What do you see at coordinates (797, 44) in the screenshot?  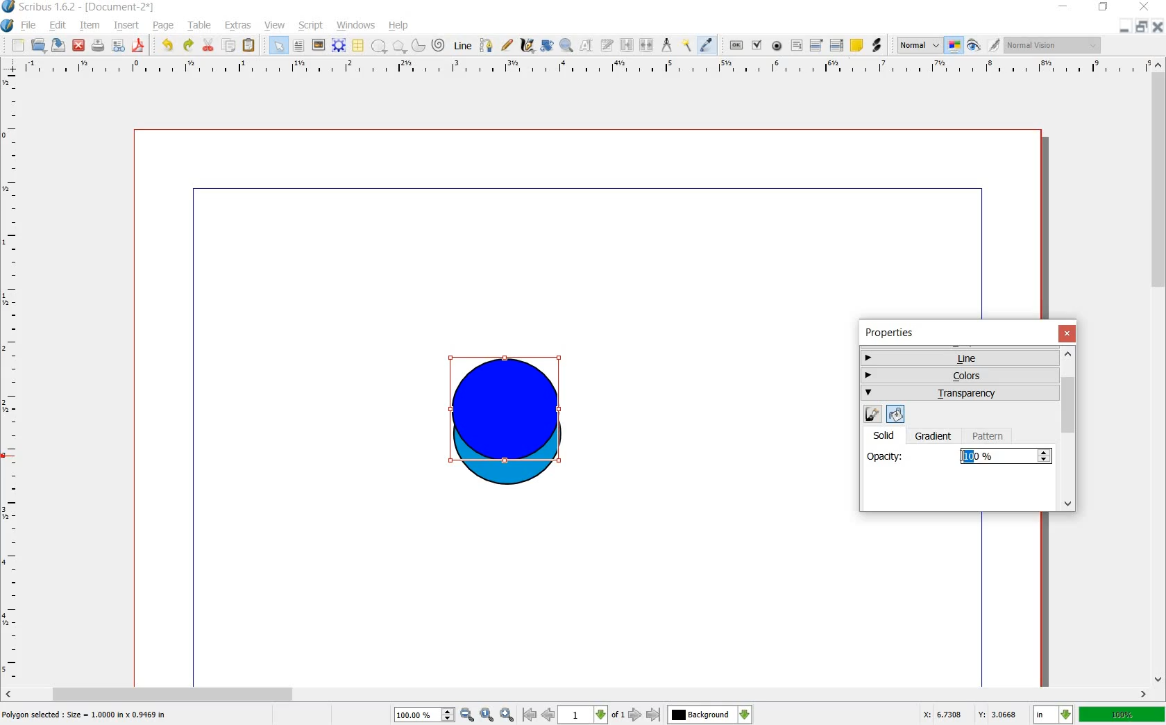 I see `pdf text fied` at bounding box center [797, 44].